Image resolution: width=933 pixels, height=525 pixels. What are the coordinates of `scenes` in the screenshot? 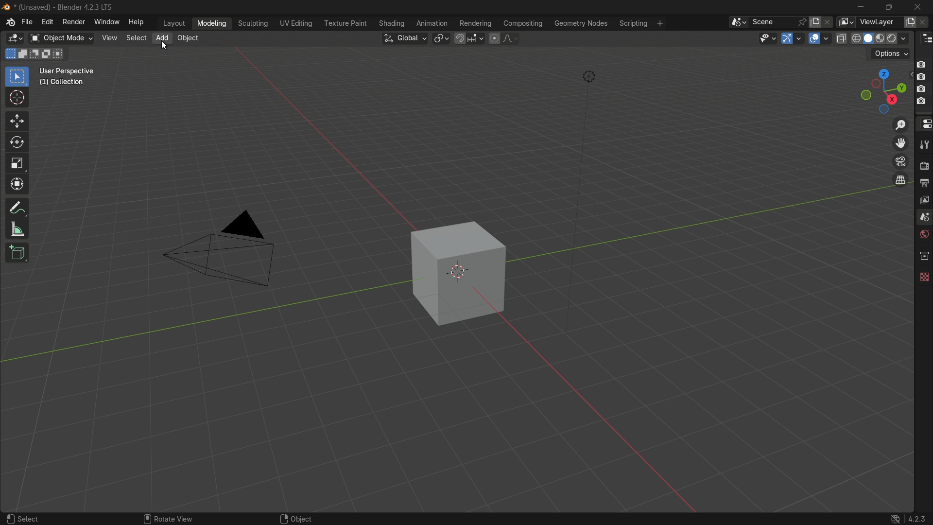 It's located at (924, 216).